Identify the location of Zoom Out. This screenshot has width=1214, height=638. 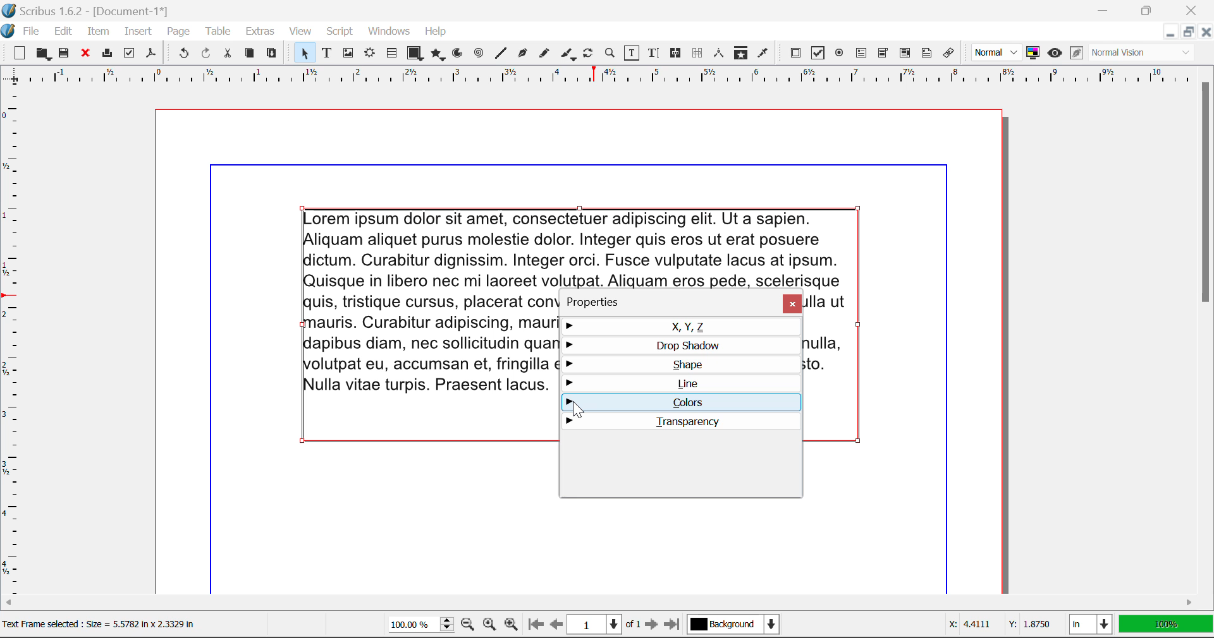
(469, 625).